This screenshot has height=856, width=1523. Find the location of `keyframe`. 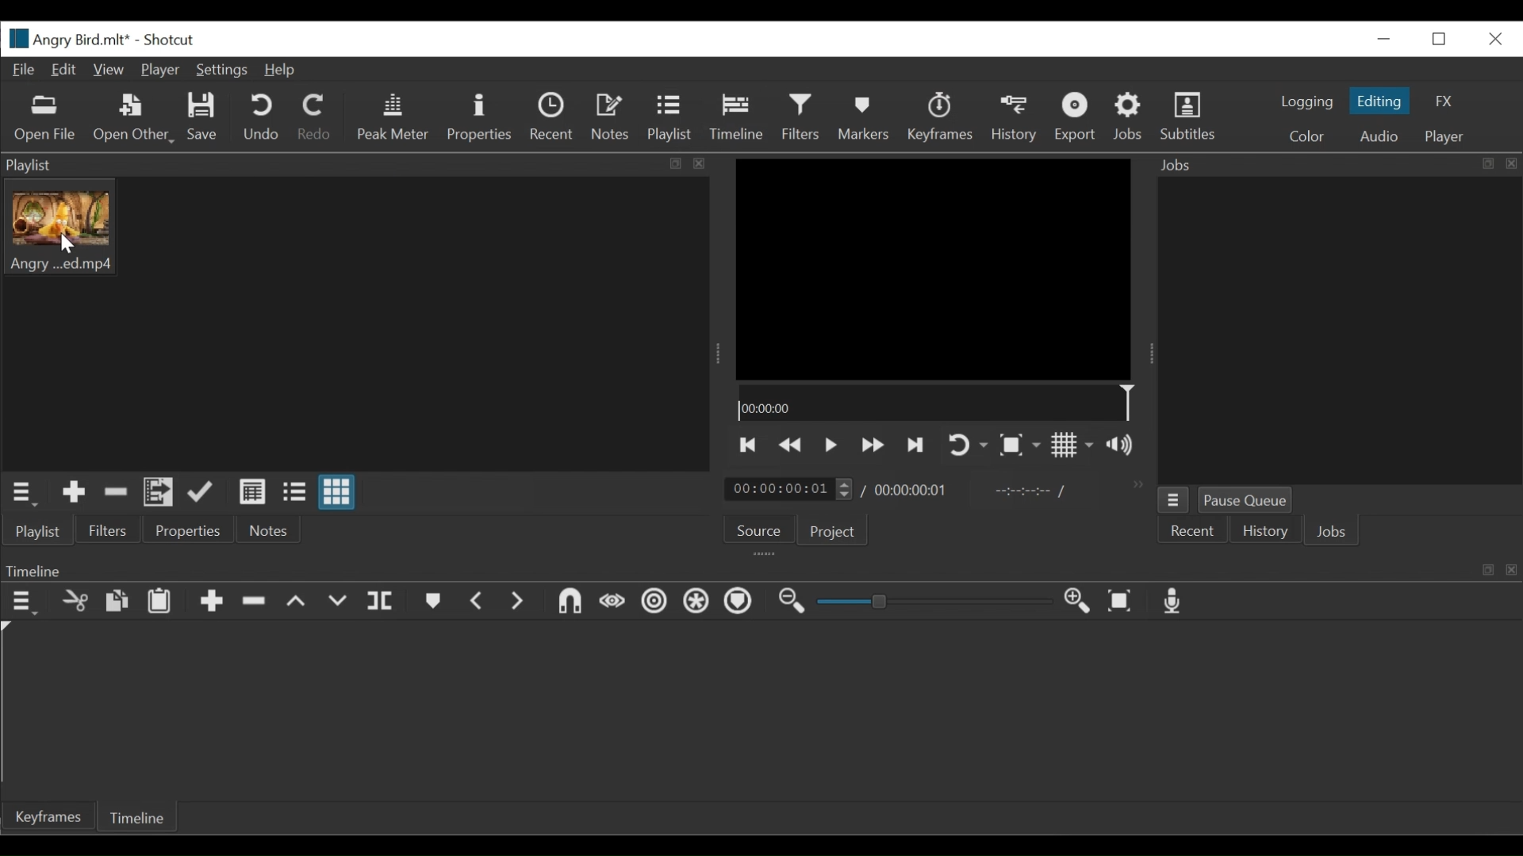

keyframe is located at coordinates (52, 819).